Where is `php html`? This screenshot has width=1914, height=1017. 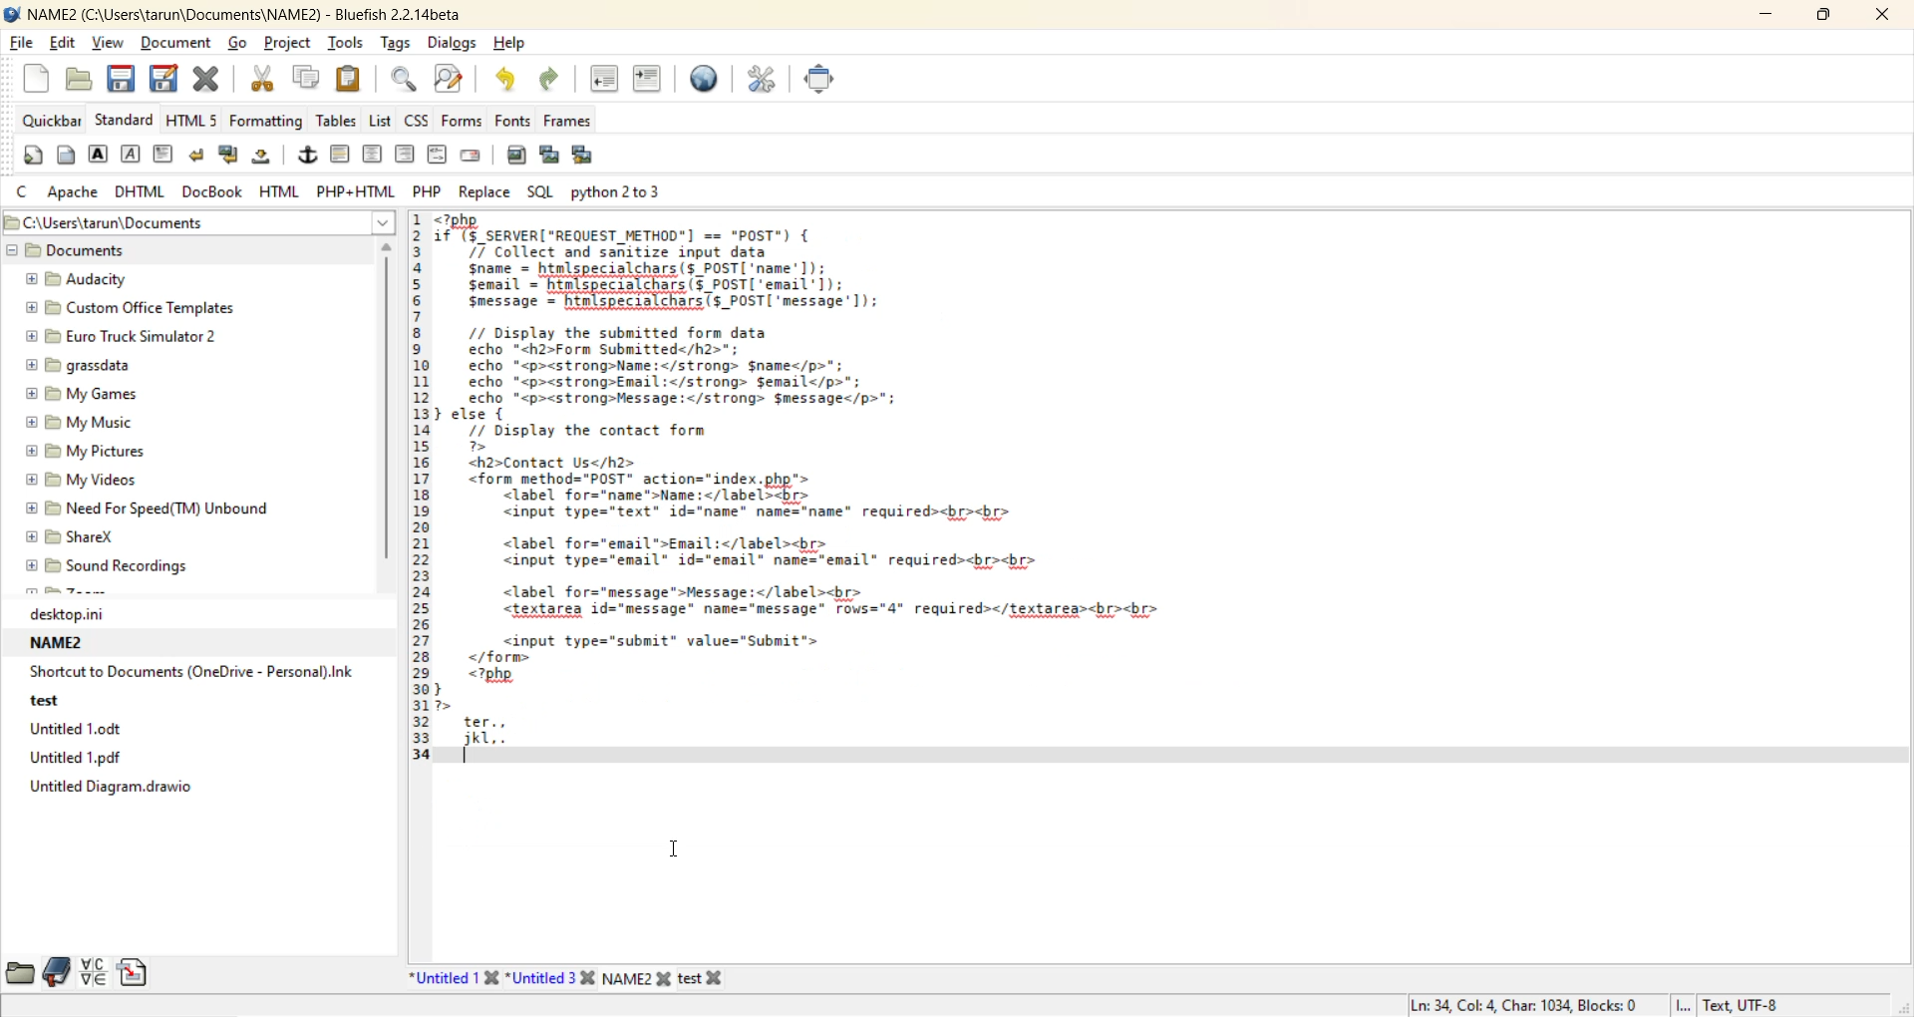 php html is located at coordinates (358, 188).